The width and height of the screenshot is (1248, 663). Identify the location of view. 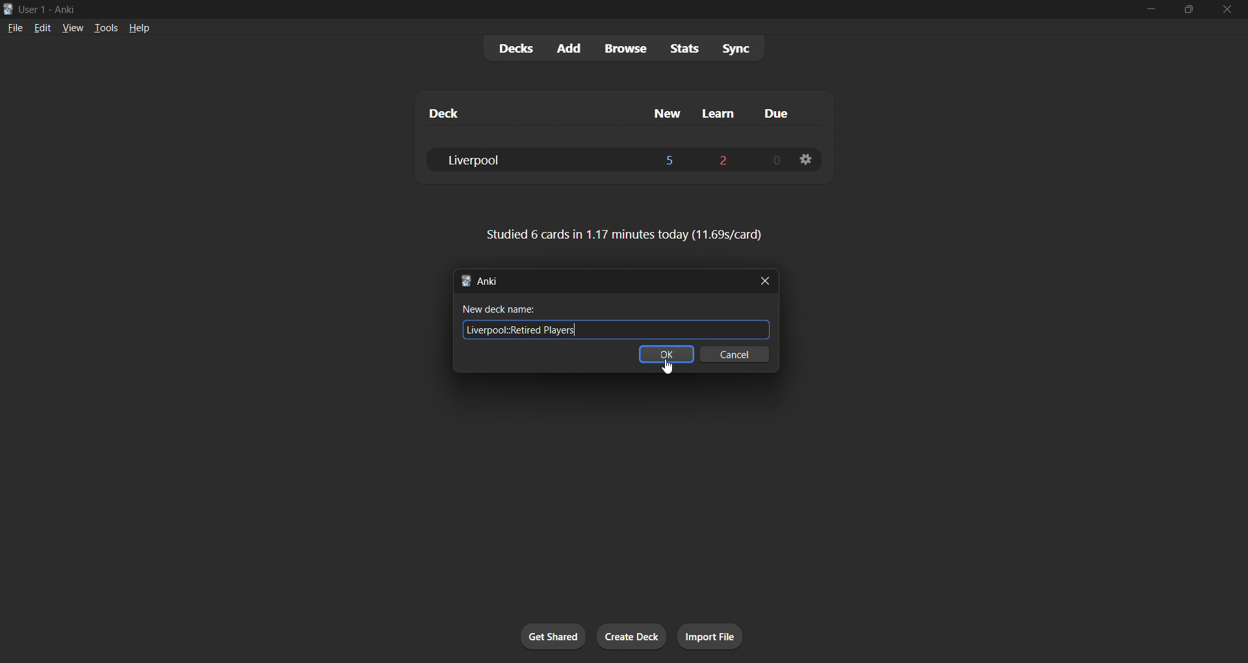
(71, 29).